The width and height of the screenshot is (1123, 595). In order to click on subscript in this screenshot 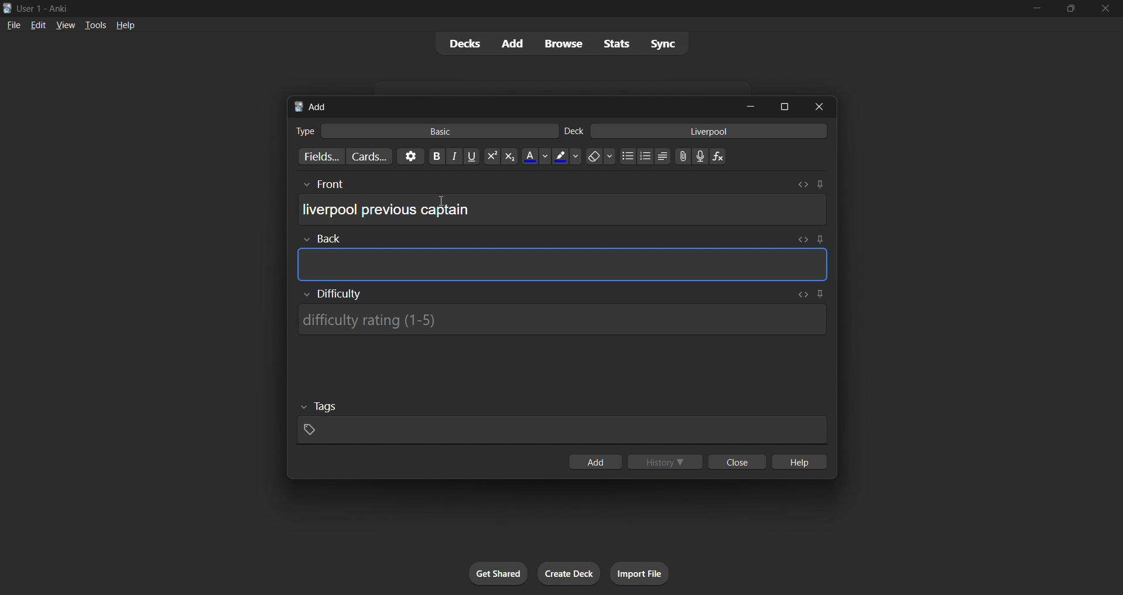, I will do `click(508, 156)`.